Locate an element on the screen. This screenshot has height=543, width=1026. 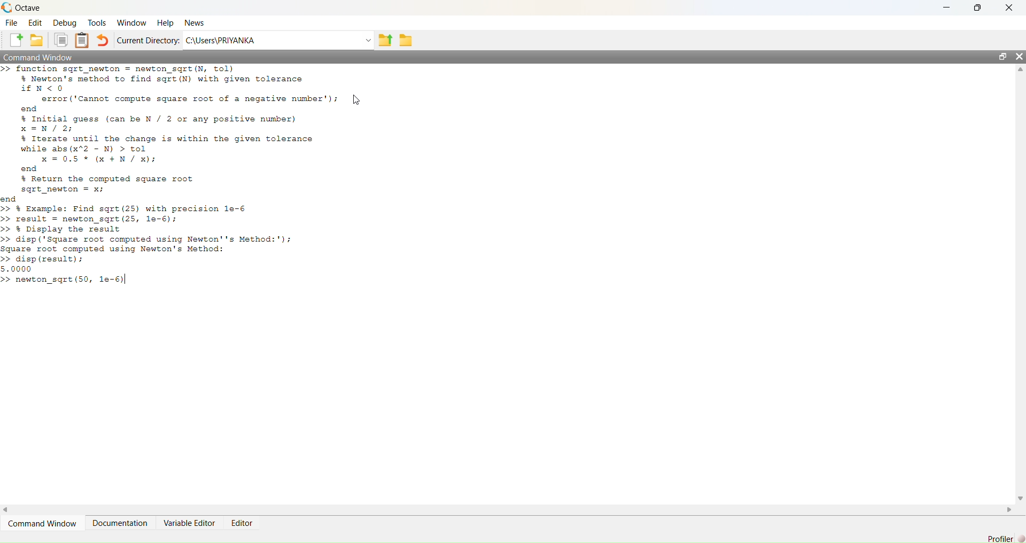
Close is located at coordinates (1008, 7).